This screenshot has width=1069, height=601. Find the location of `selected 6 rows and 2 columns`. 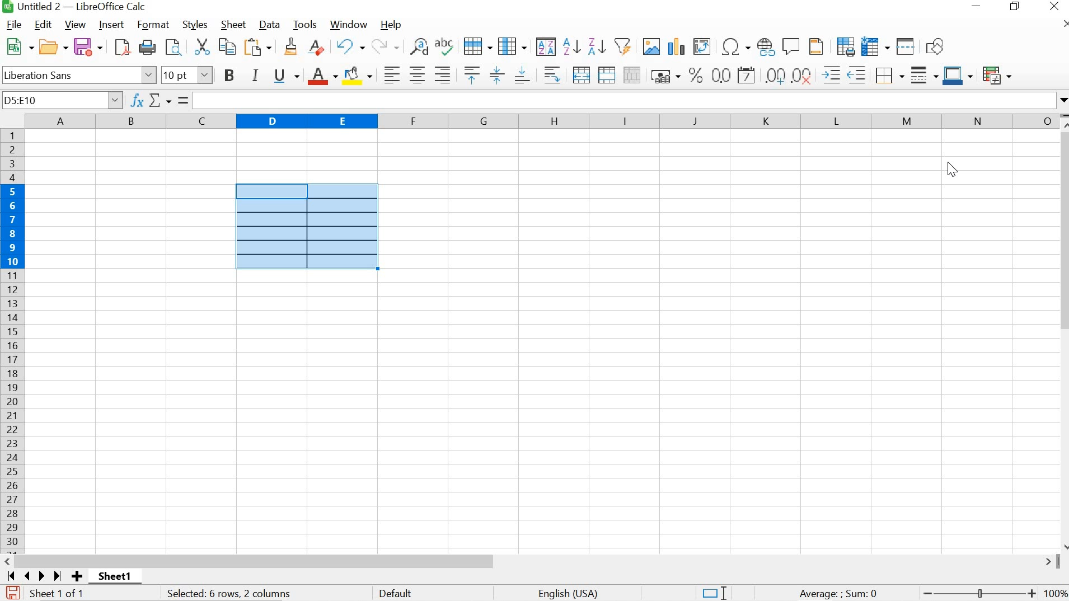

selected 6 rows and 2 columns is located at coordinates (231, 594).